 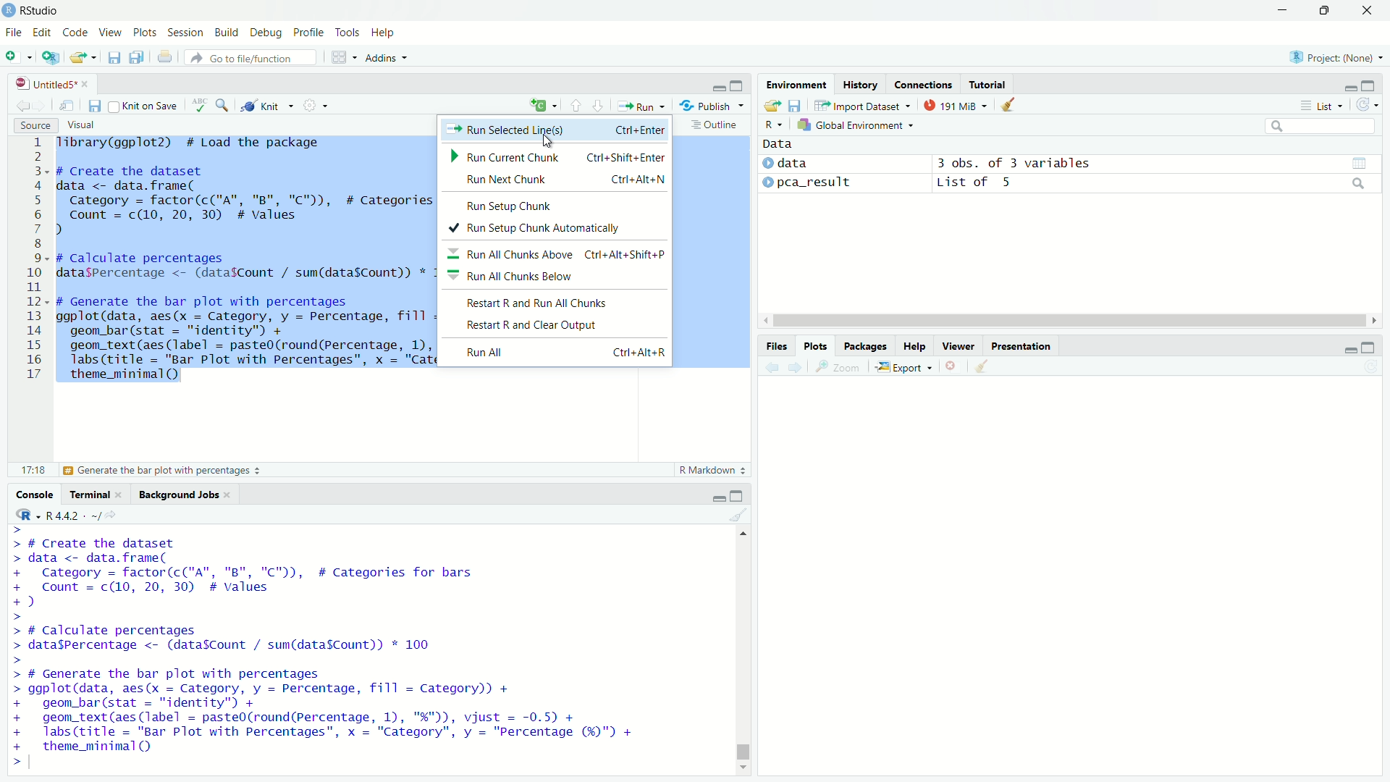 I want to click on console, so click(x=33, y=494).